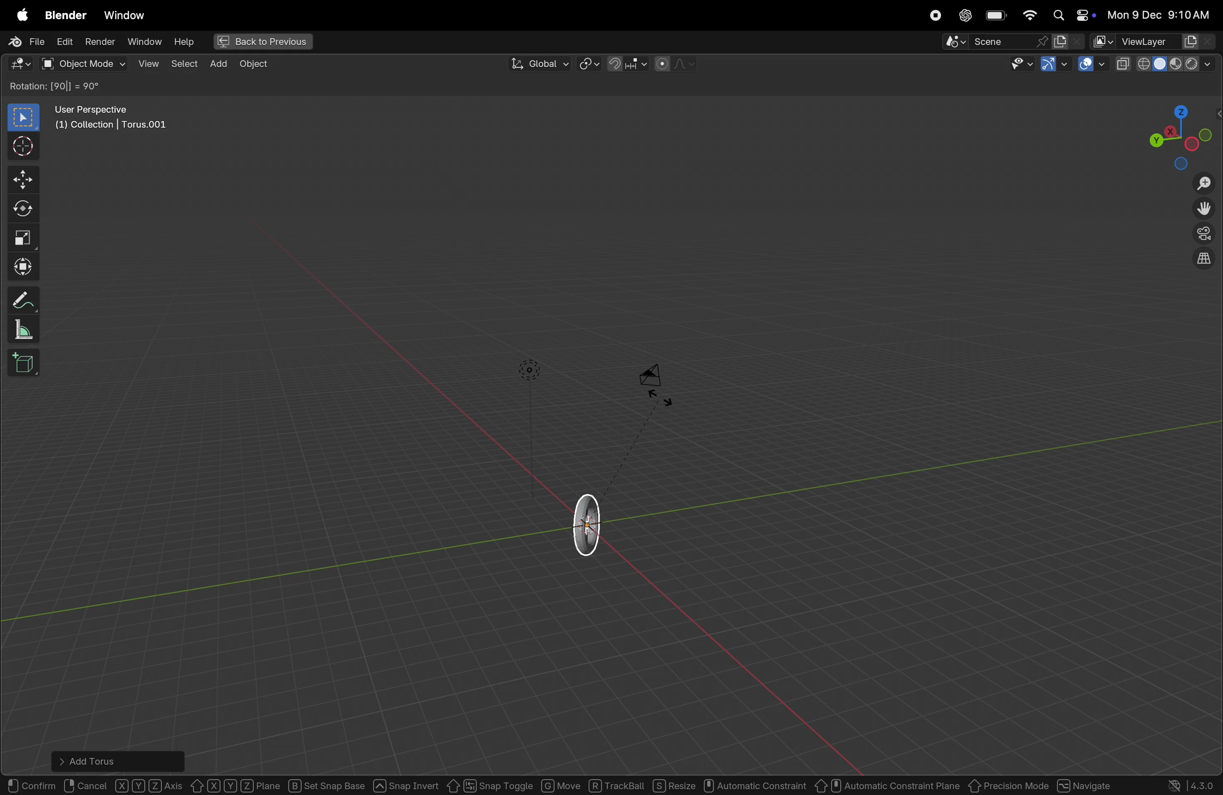 This screenshot has height=795, width=1223. I want to click on view layers, so click(1168, 42).